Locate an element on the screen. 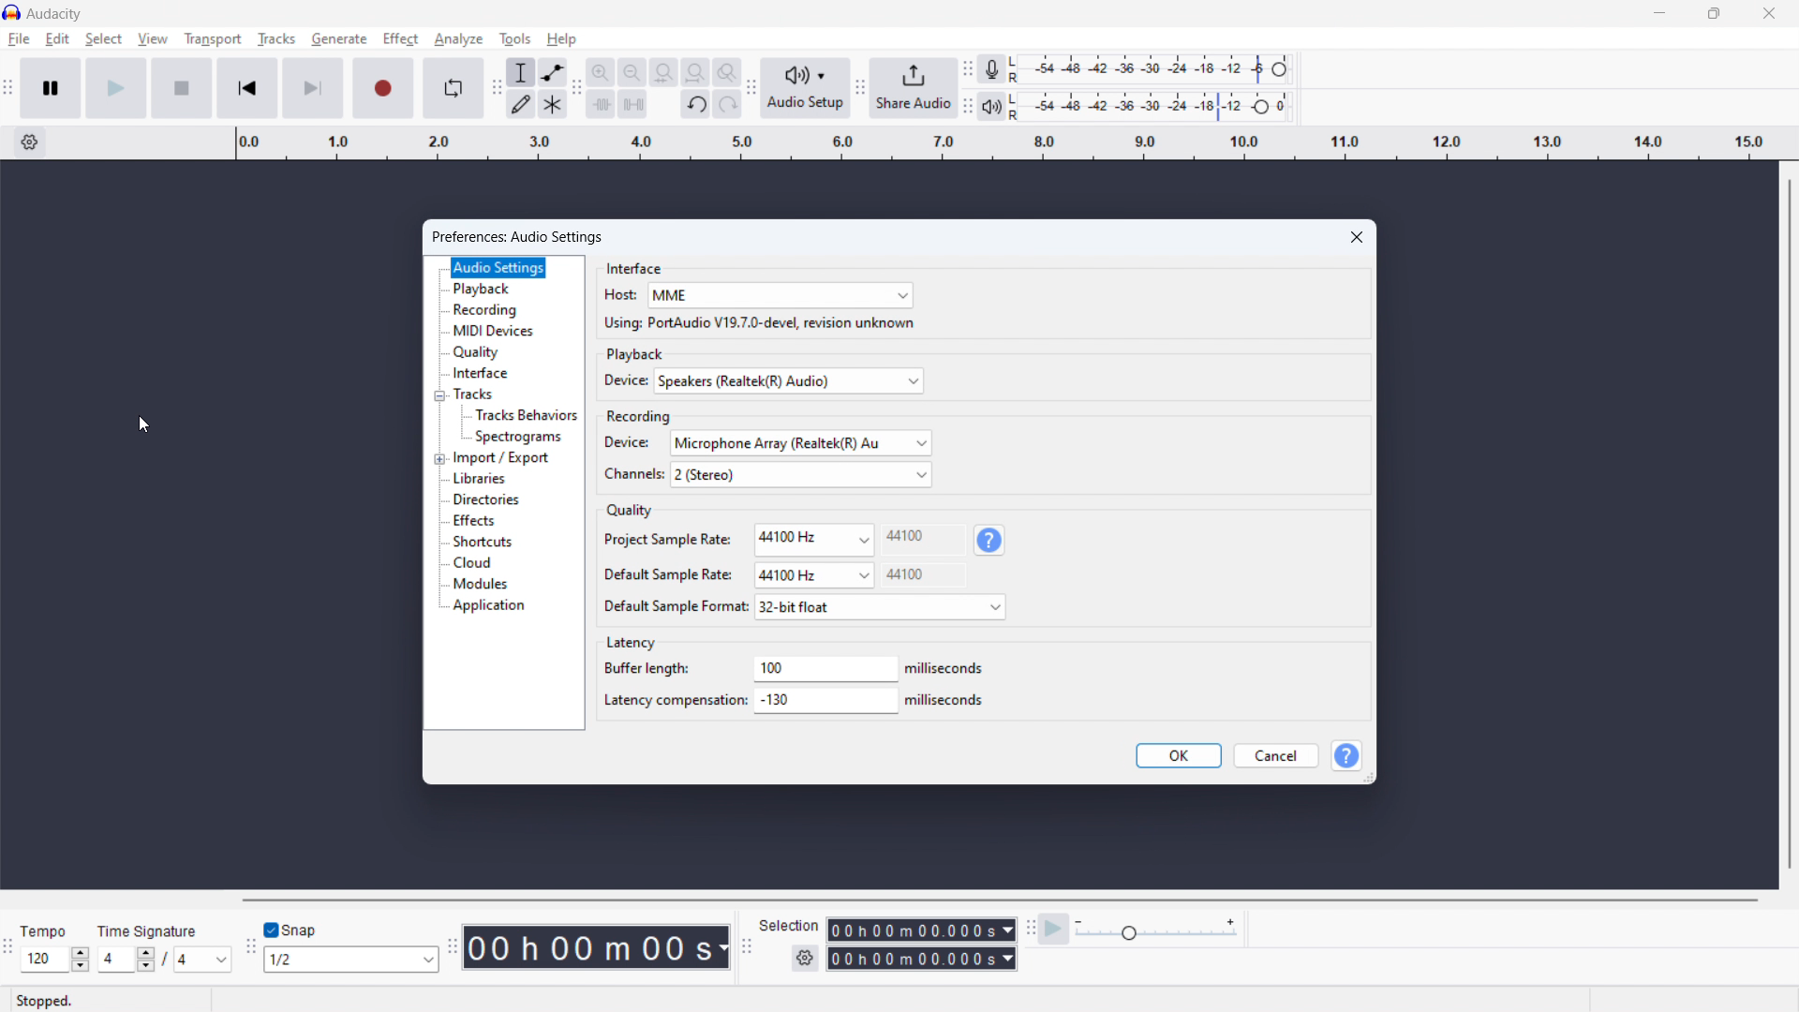 Image resolution: width=1799 pixels, height=1012 pixels. Selection is located at coordinates (789, 925).